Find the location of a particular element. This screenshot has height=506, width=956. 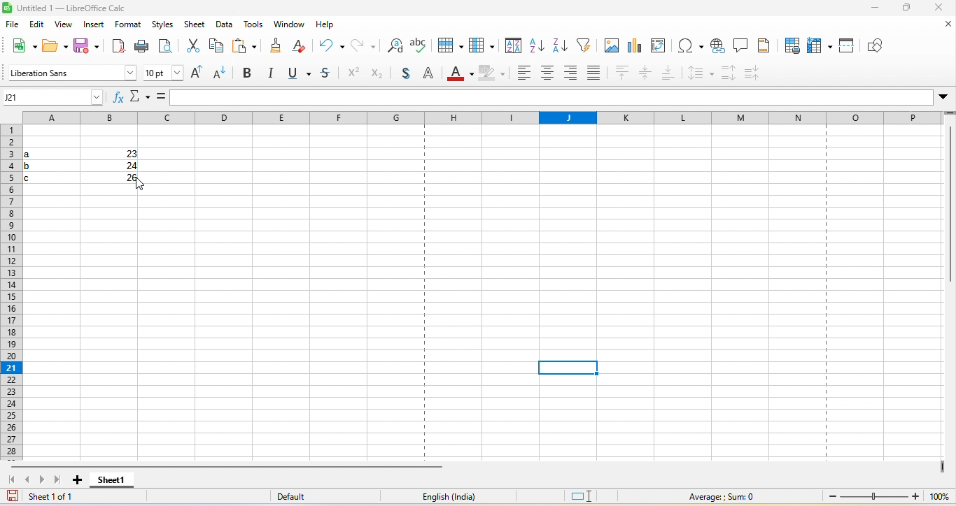

redo is located at coordinates (364, 45).